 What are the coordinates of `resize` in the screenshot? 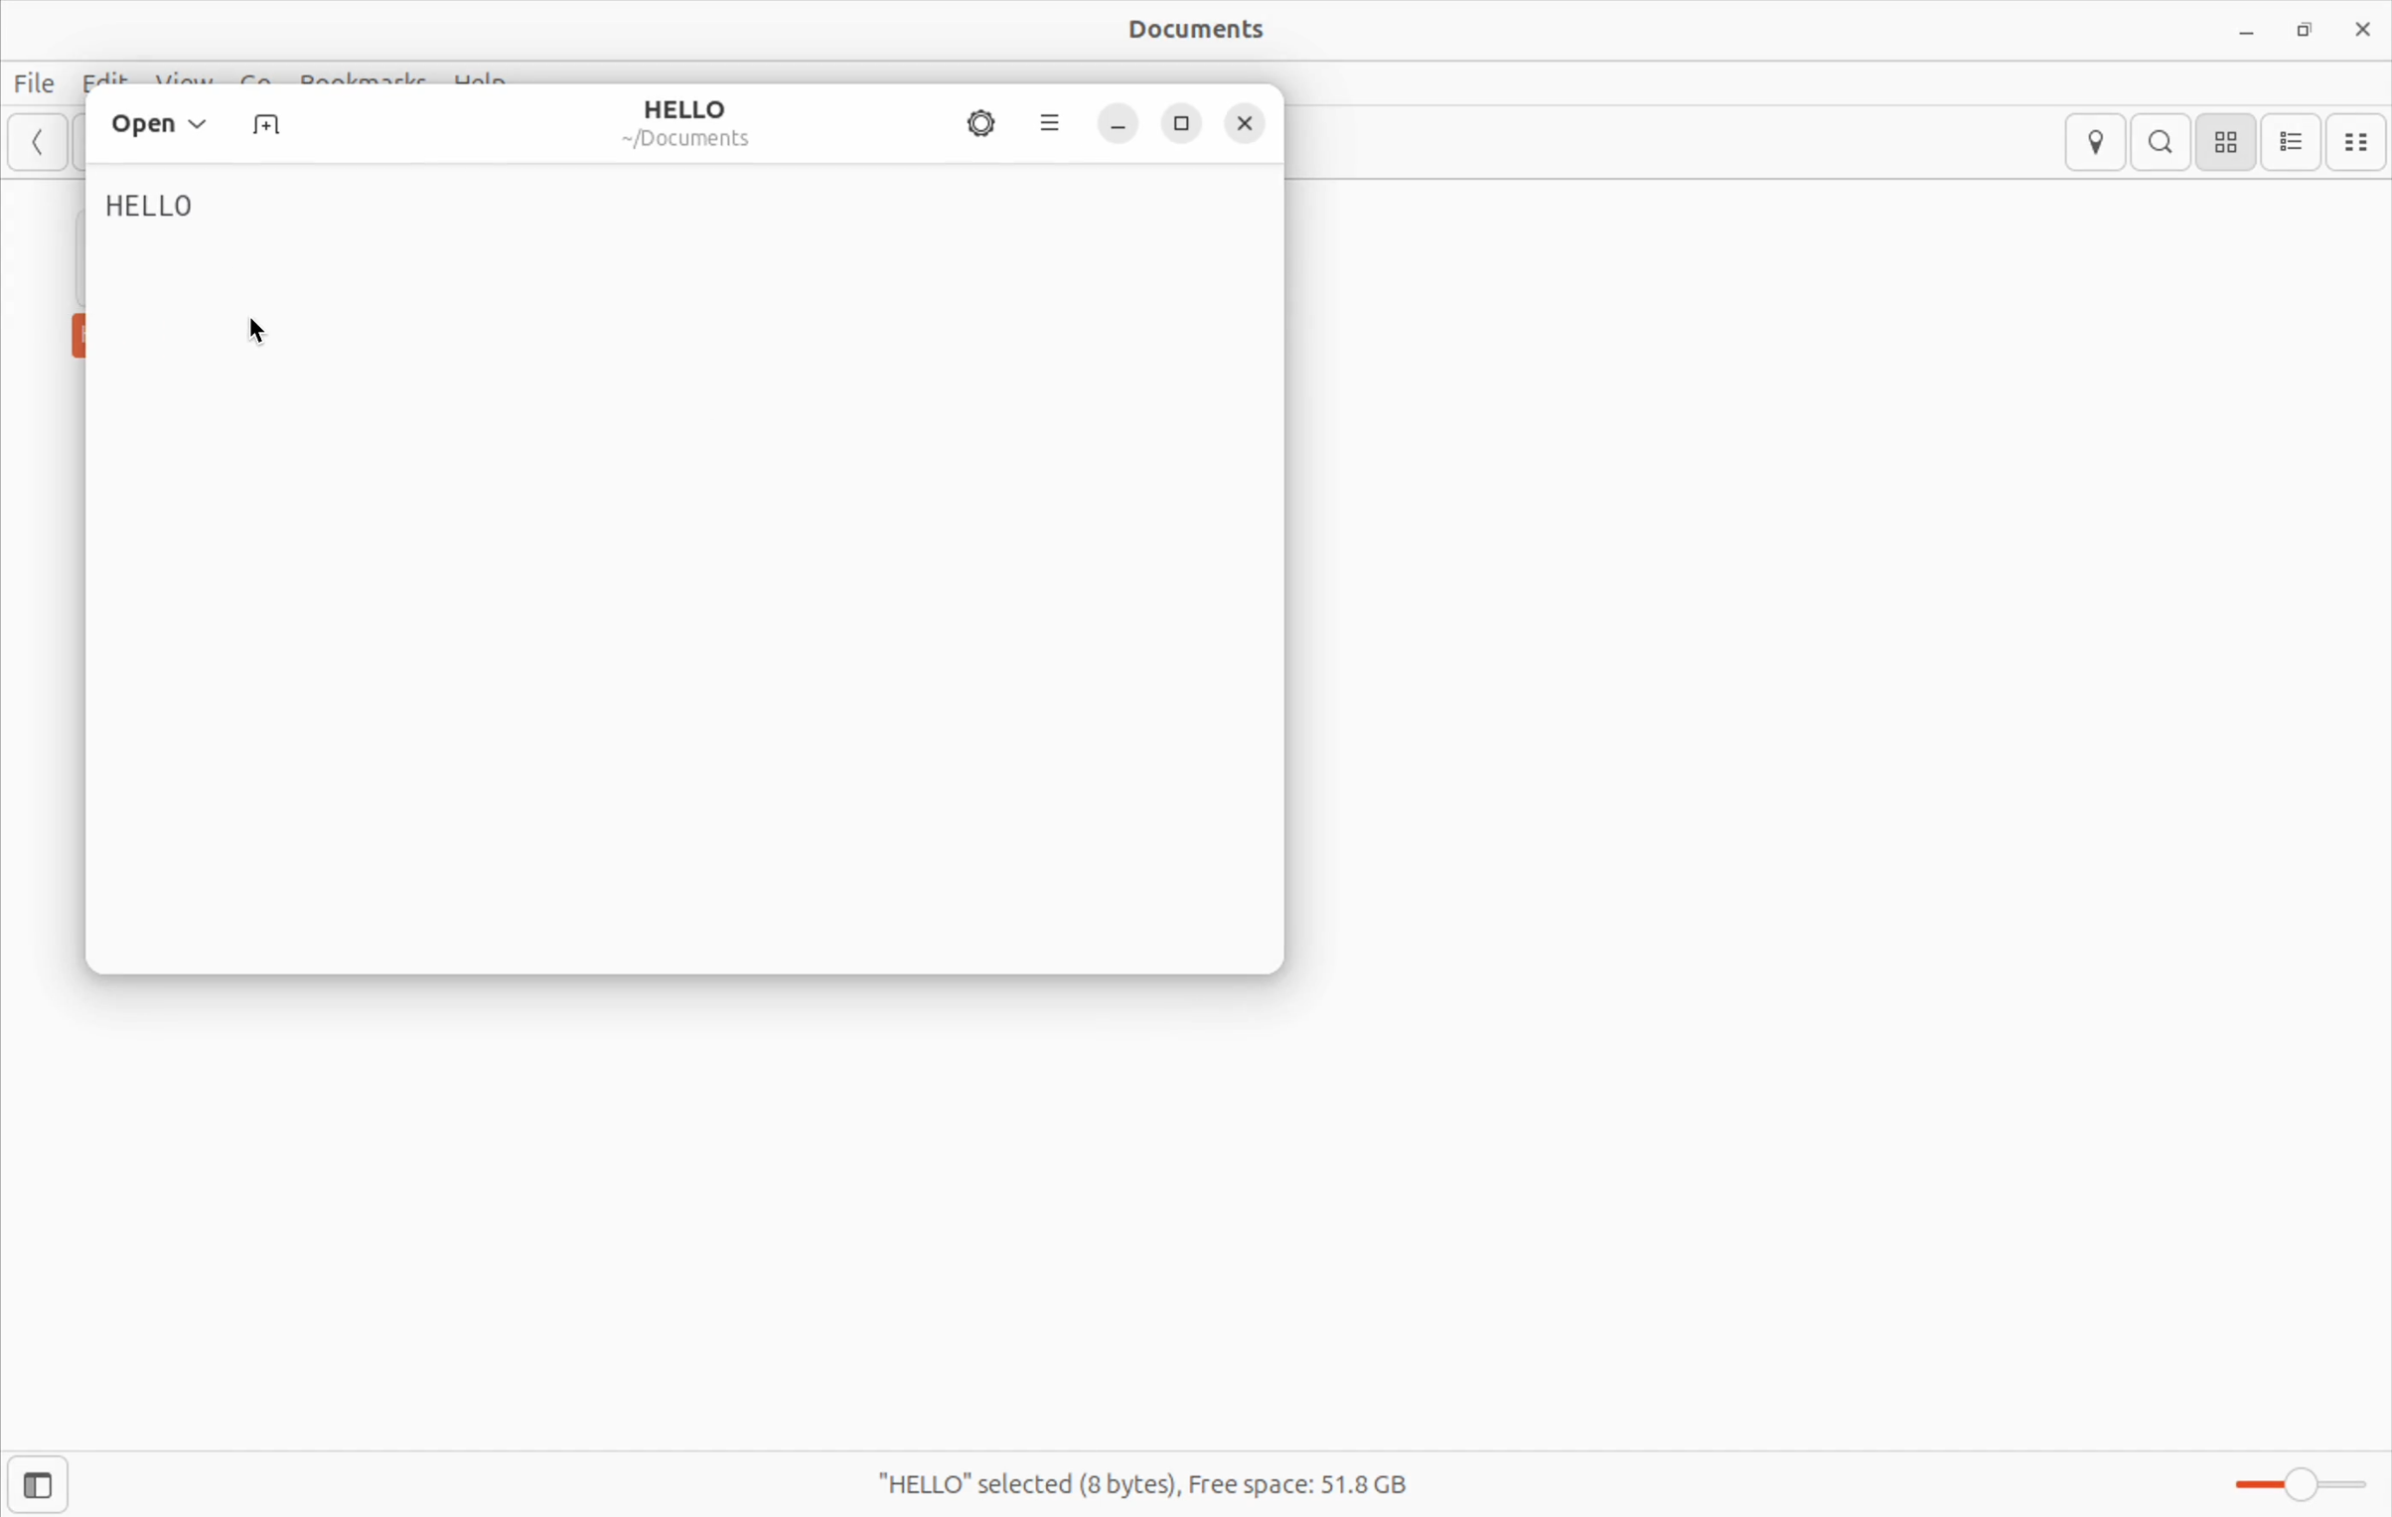 It's located at (1183, 127).